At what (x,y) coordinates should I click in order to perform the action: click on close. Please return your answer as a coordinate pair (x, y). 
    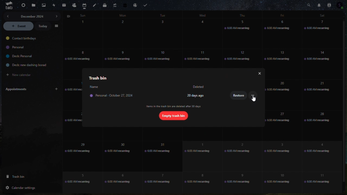
    Looking at the image, I should click on (258, 73).